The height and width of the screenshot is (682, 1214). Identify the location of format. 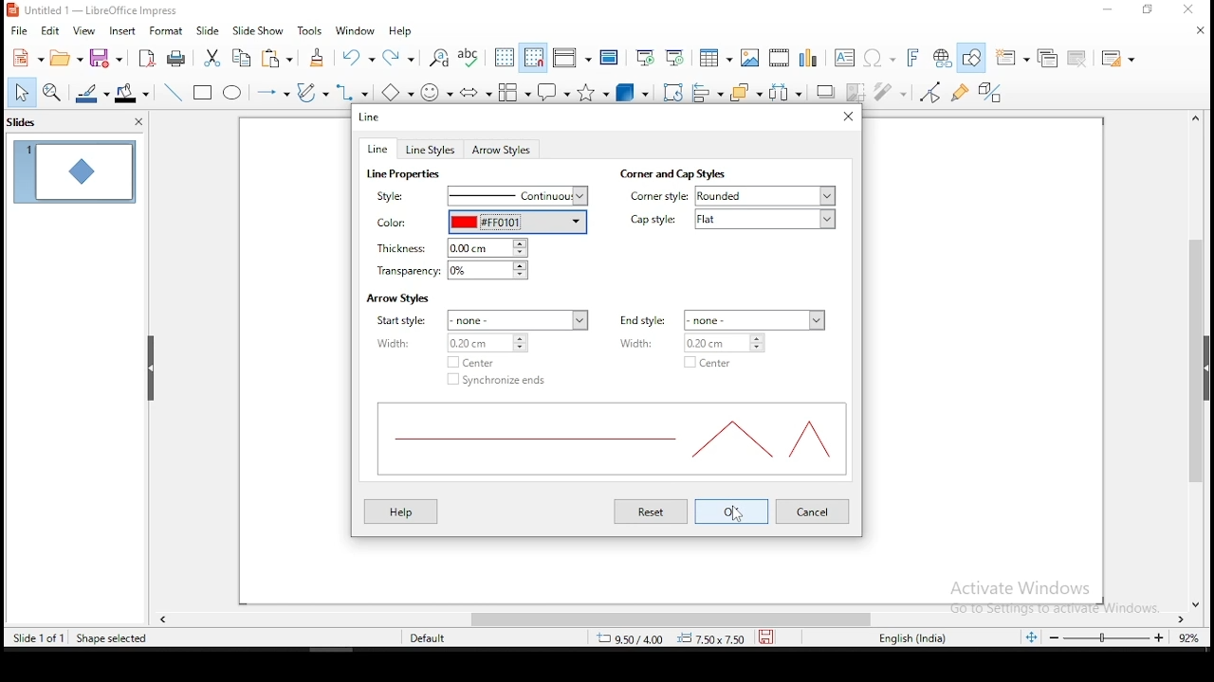
(170, 29).